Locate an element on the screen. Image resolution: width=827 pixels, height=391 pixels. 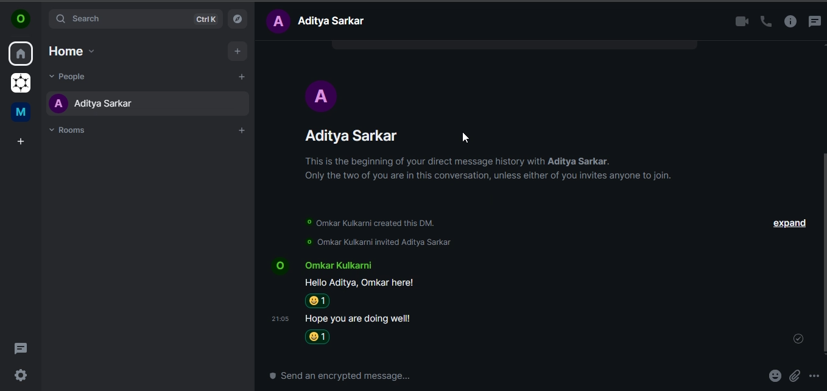
add rooms is located at coordinates (241, 130).